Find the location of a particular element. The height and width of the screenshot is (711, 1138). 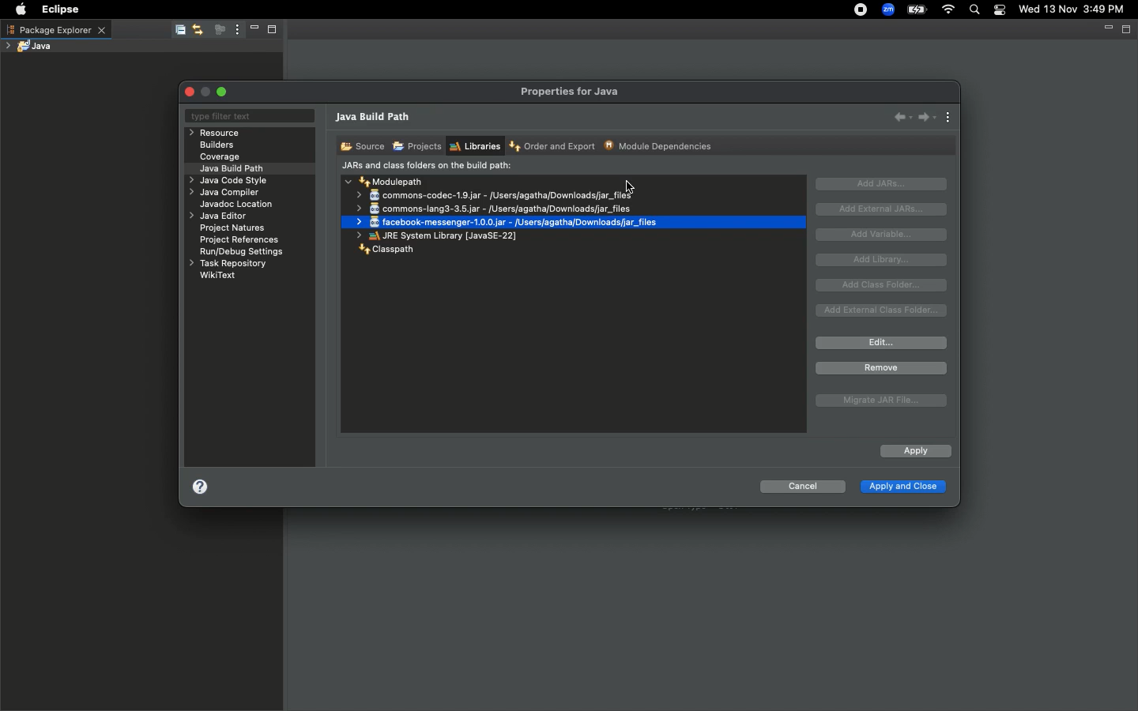

RuryDebug is located at coordinates (242, 254).